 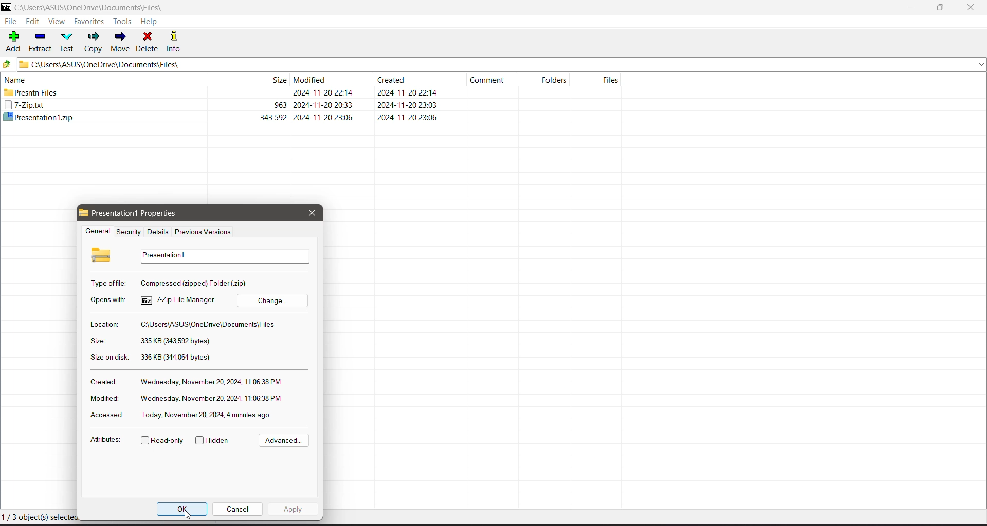 What do you see at coordinates (109, 283) in the screenshot?
I see `Type of file` at bounding box center [109, 283].